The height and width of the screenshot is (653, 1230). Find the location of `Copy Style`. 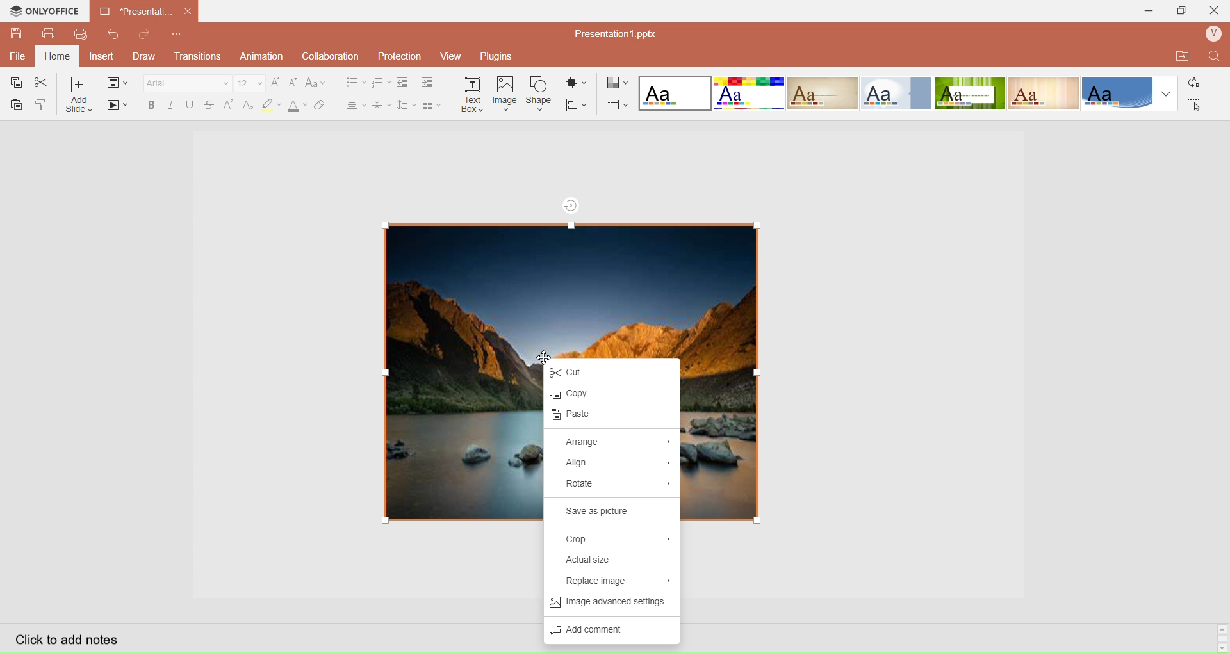

Copy Style is located at coordinates (45, 106).